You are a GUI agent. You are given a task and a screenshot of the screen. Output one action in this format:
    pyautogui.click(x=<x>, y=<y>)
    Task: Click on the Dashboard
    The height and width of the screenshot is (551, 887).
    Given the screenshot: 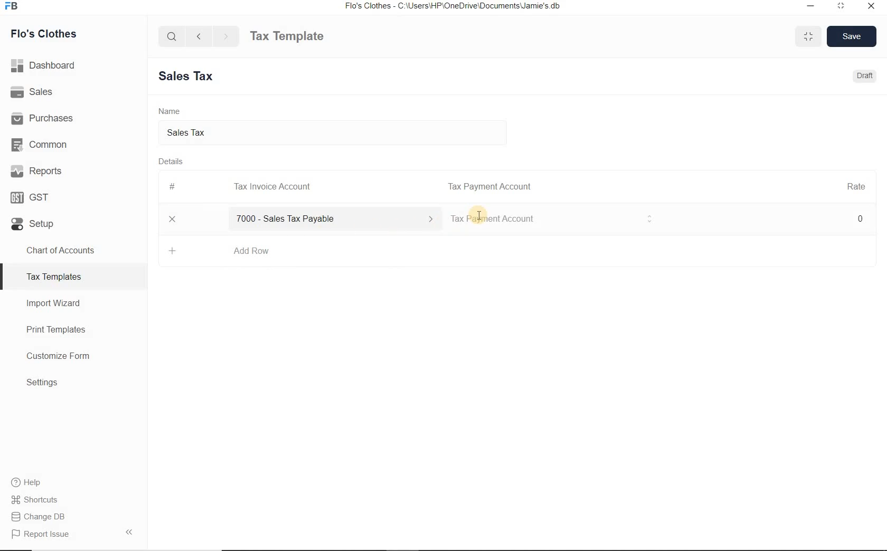 What is the action you would take?
    pyautogui.click(x=74, y=65)
    